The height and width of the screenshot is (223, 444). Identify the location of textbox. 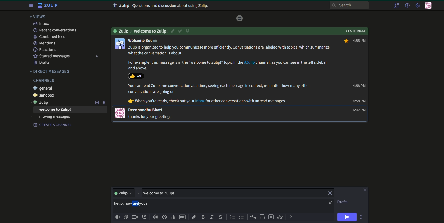
(165, 193).